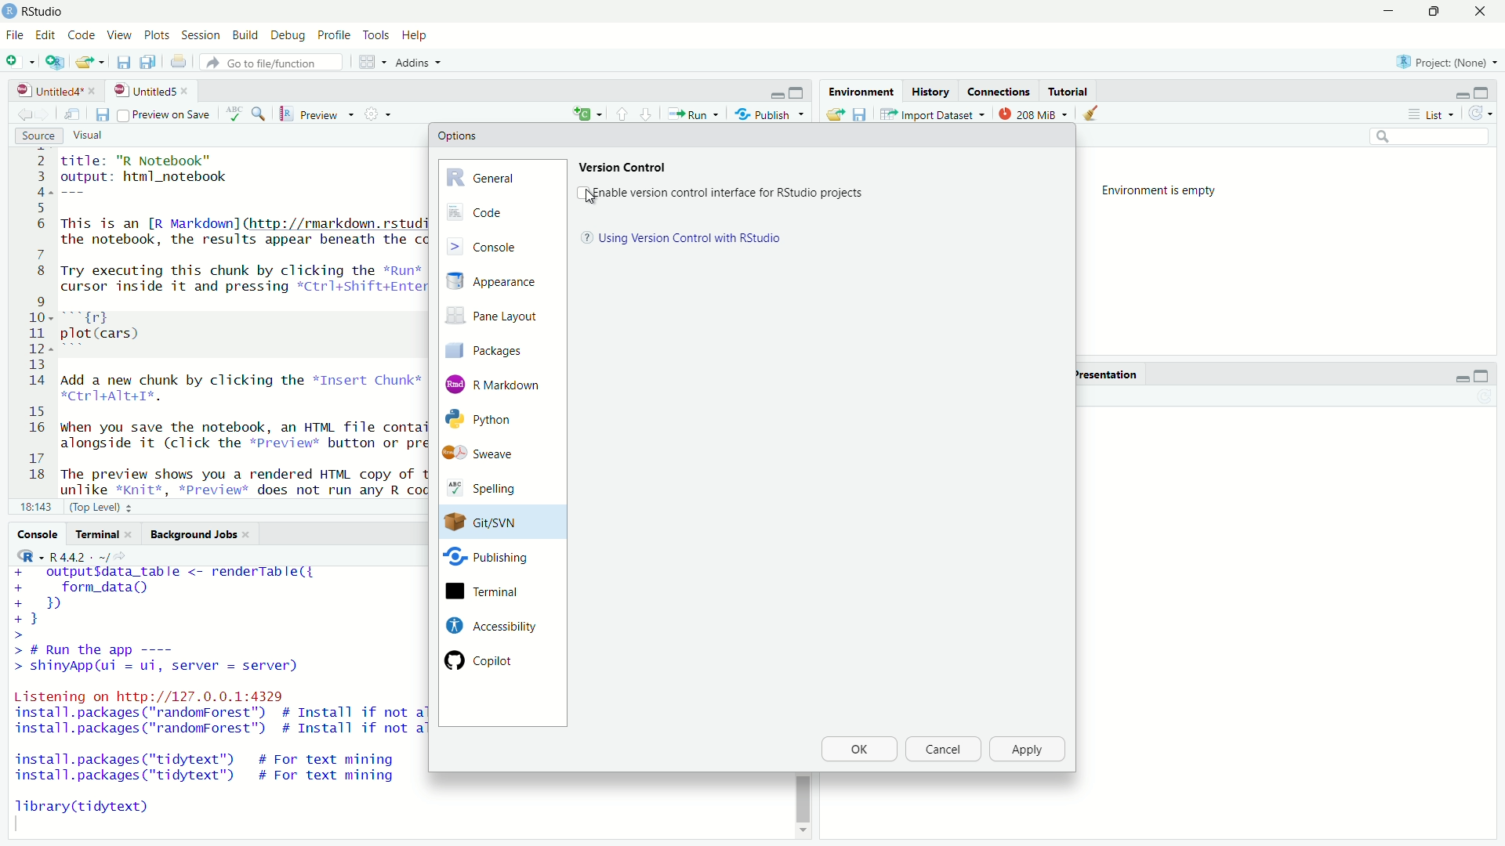 The height and width of the screenshot is (846, 1505). I want to click on Untitled4, so click(45, 91).